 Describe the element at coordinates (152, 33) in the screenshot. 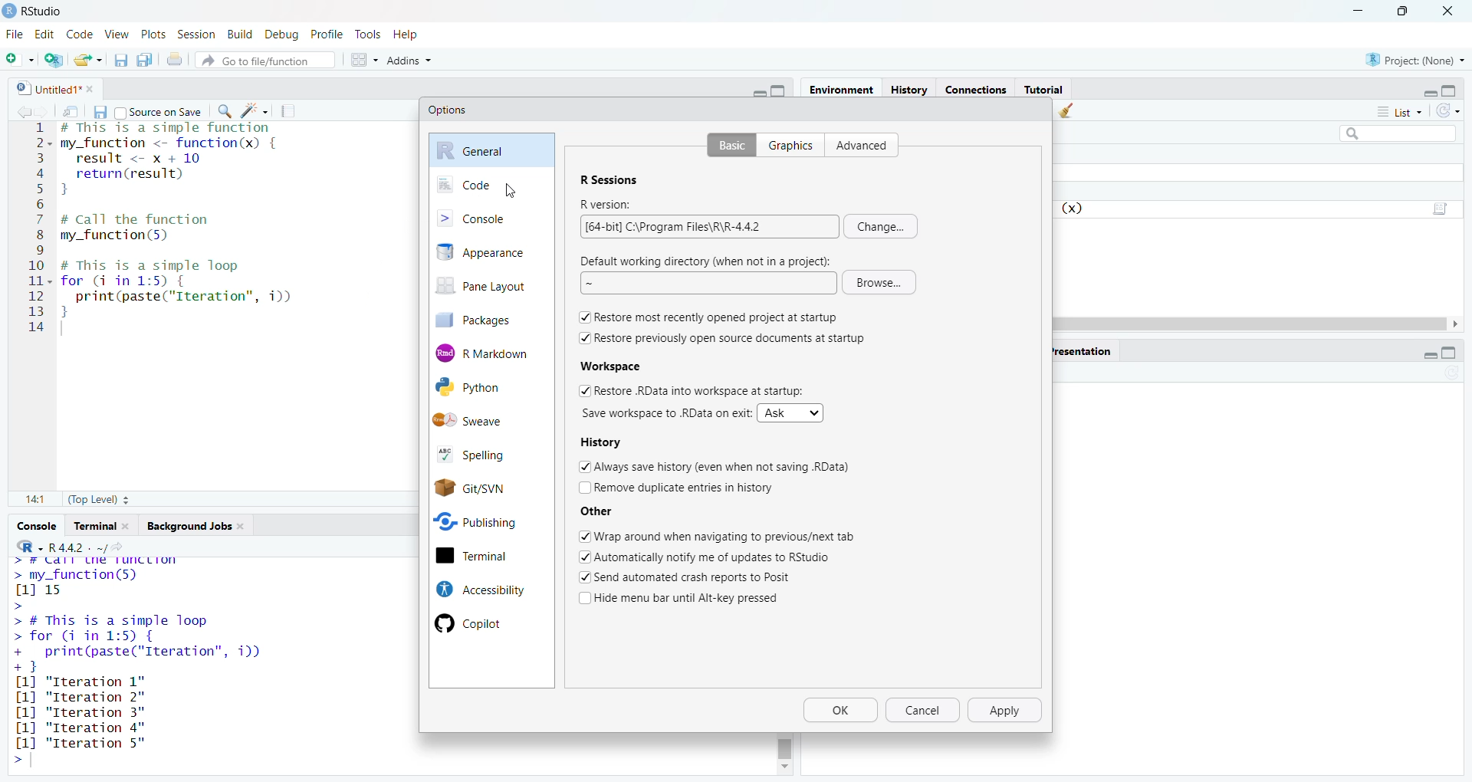

I see `plots` at that location.